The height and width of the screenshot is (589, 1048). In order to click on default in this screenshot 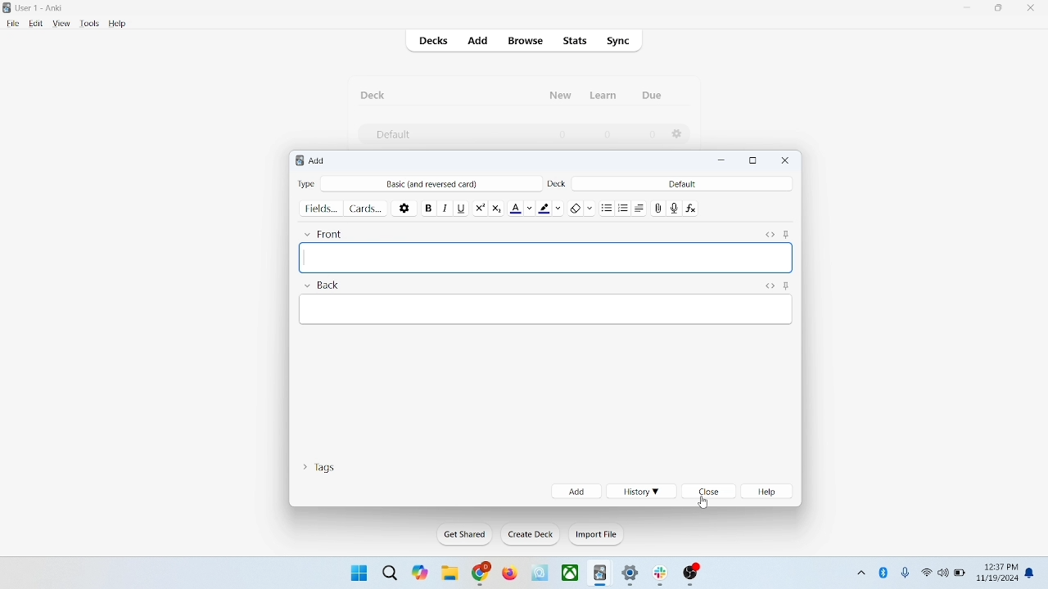, I will do `click(682, 183)`.